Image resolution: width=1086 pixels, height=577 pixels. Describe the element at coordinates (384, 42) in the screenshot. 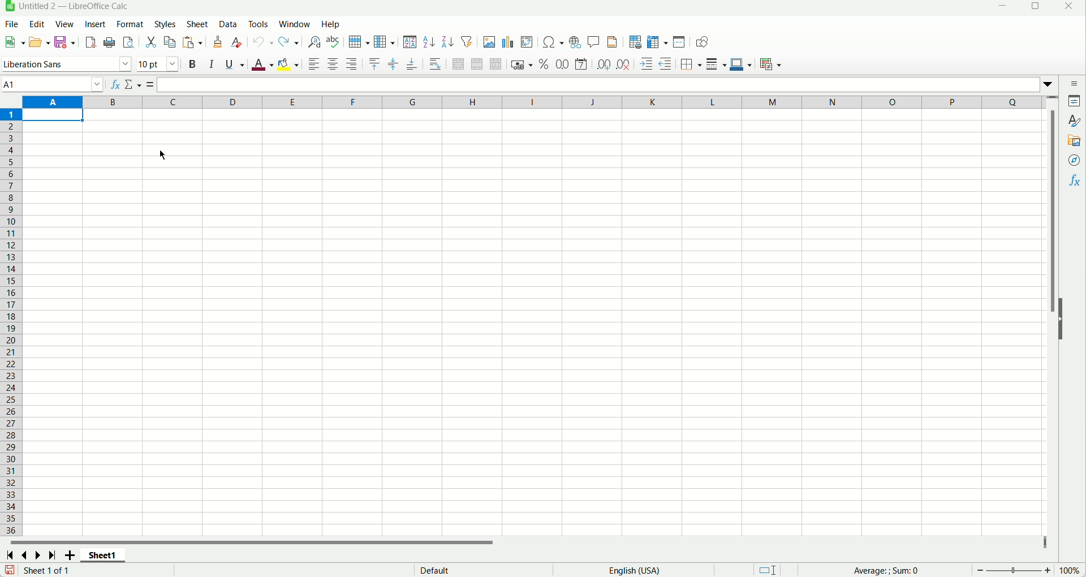

I see `Column` at that location.